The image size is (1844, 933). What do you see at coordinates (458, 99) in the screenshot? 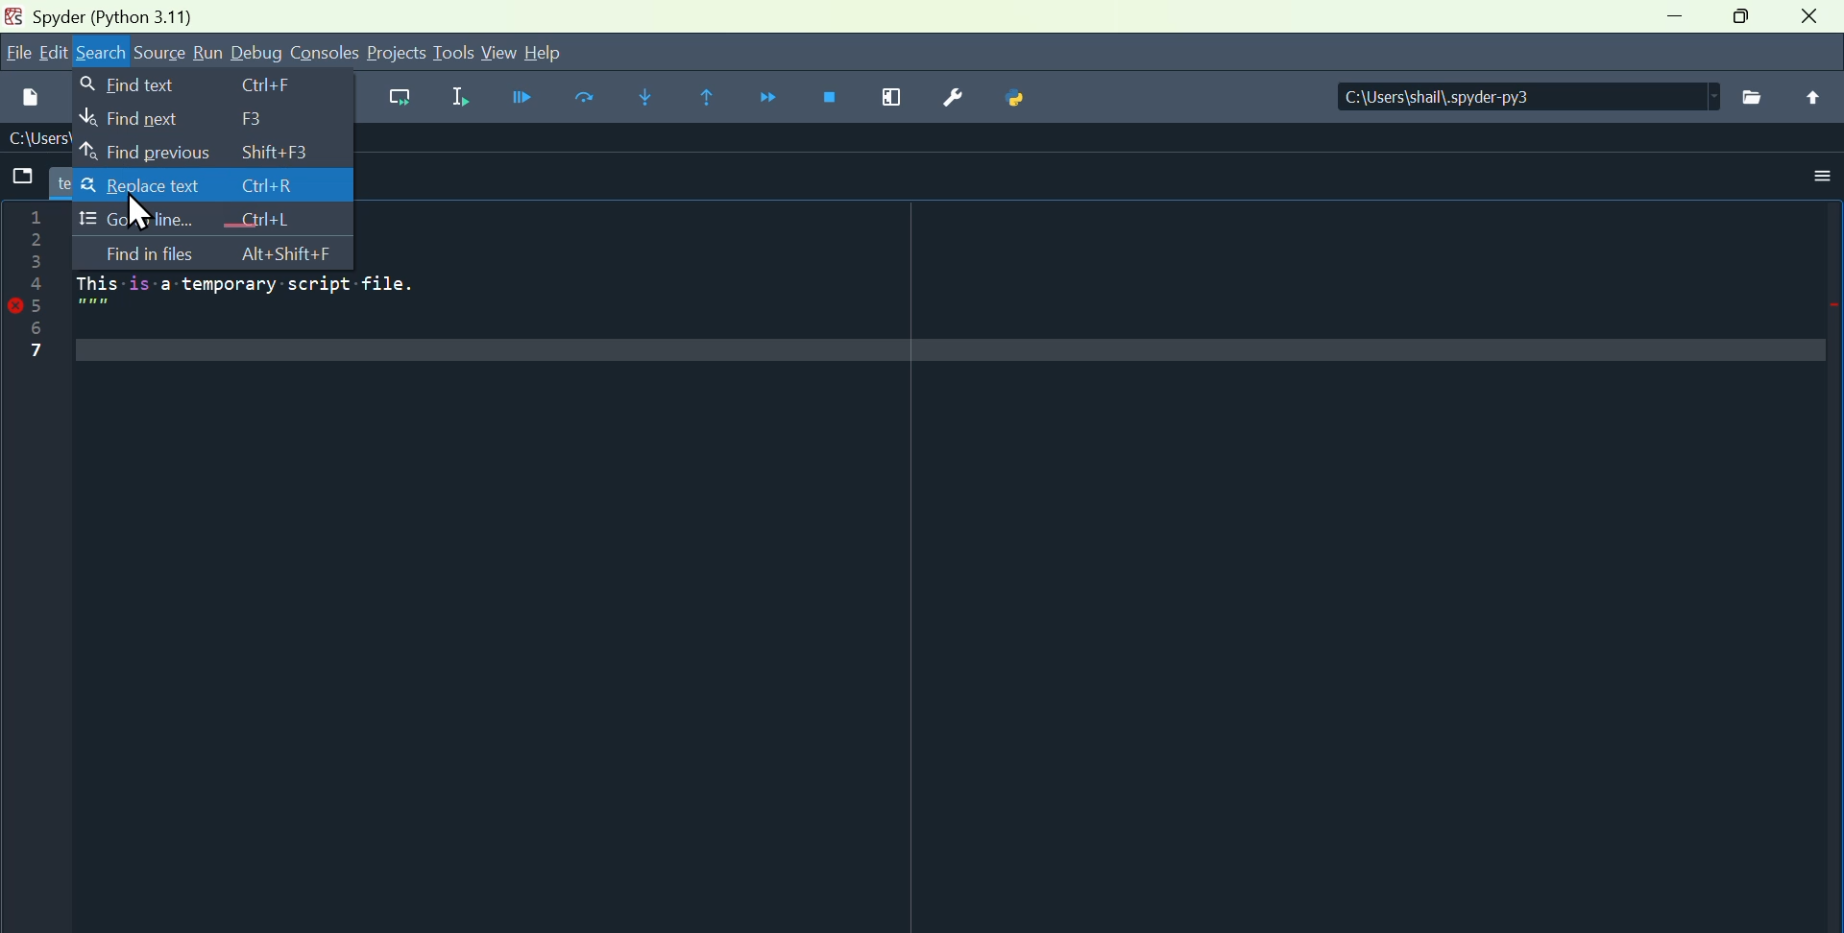
I see `Run selection` at bounding box center [458, 99].